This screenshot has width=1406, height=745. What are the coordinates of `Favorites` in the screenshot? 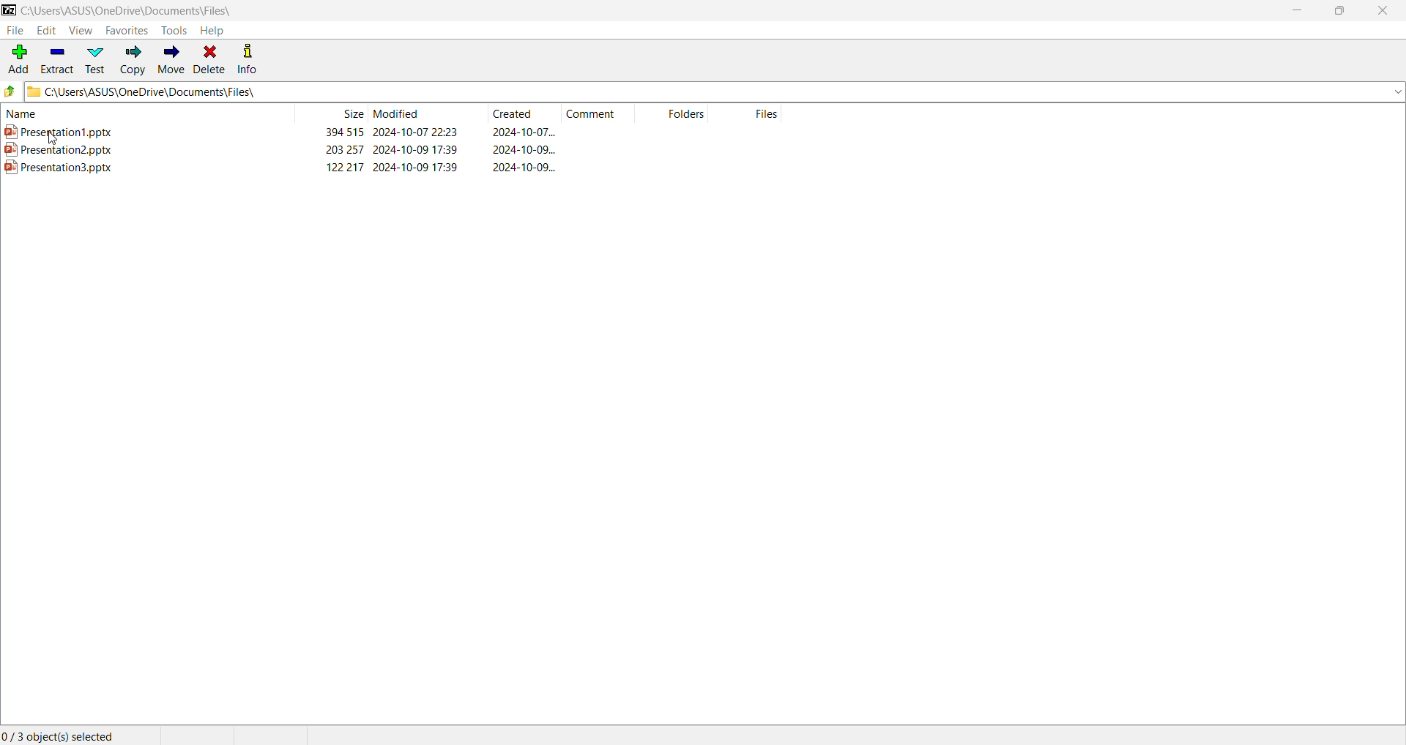 It's located at (125, 31).